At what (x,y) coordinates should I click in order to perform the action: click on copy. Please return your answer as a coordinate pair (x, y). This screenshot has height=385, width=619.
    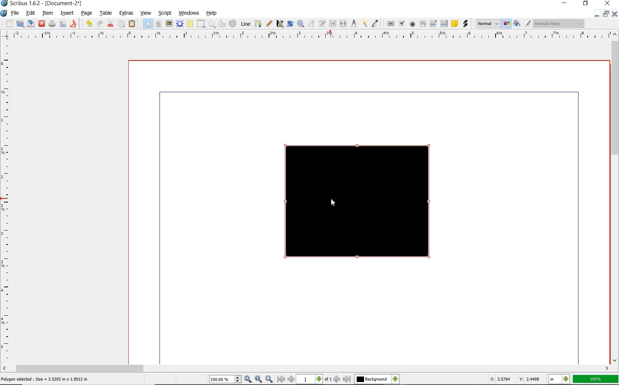
    Looking at the image, I should click on (122, 23).